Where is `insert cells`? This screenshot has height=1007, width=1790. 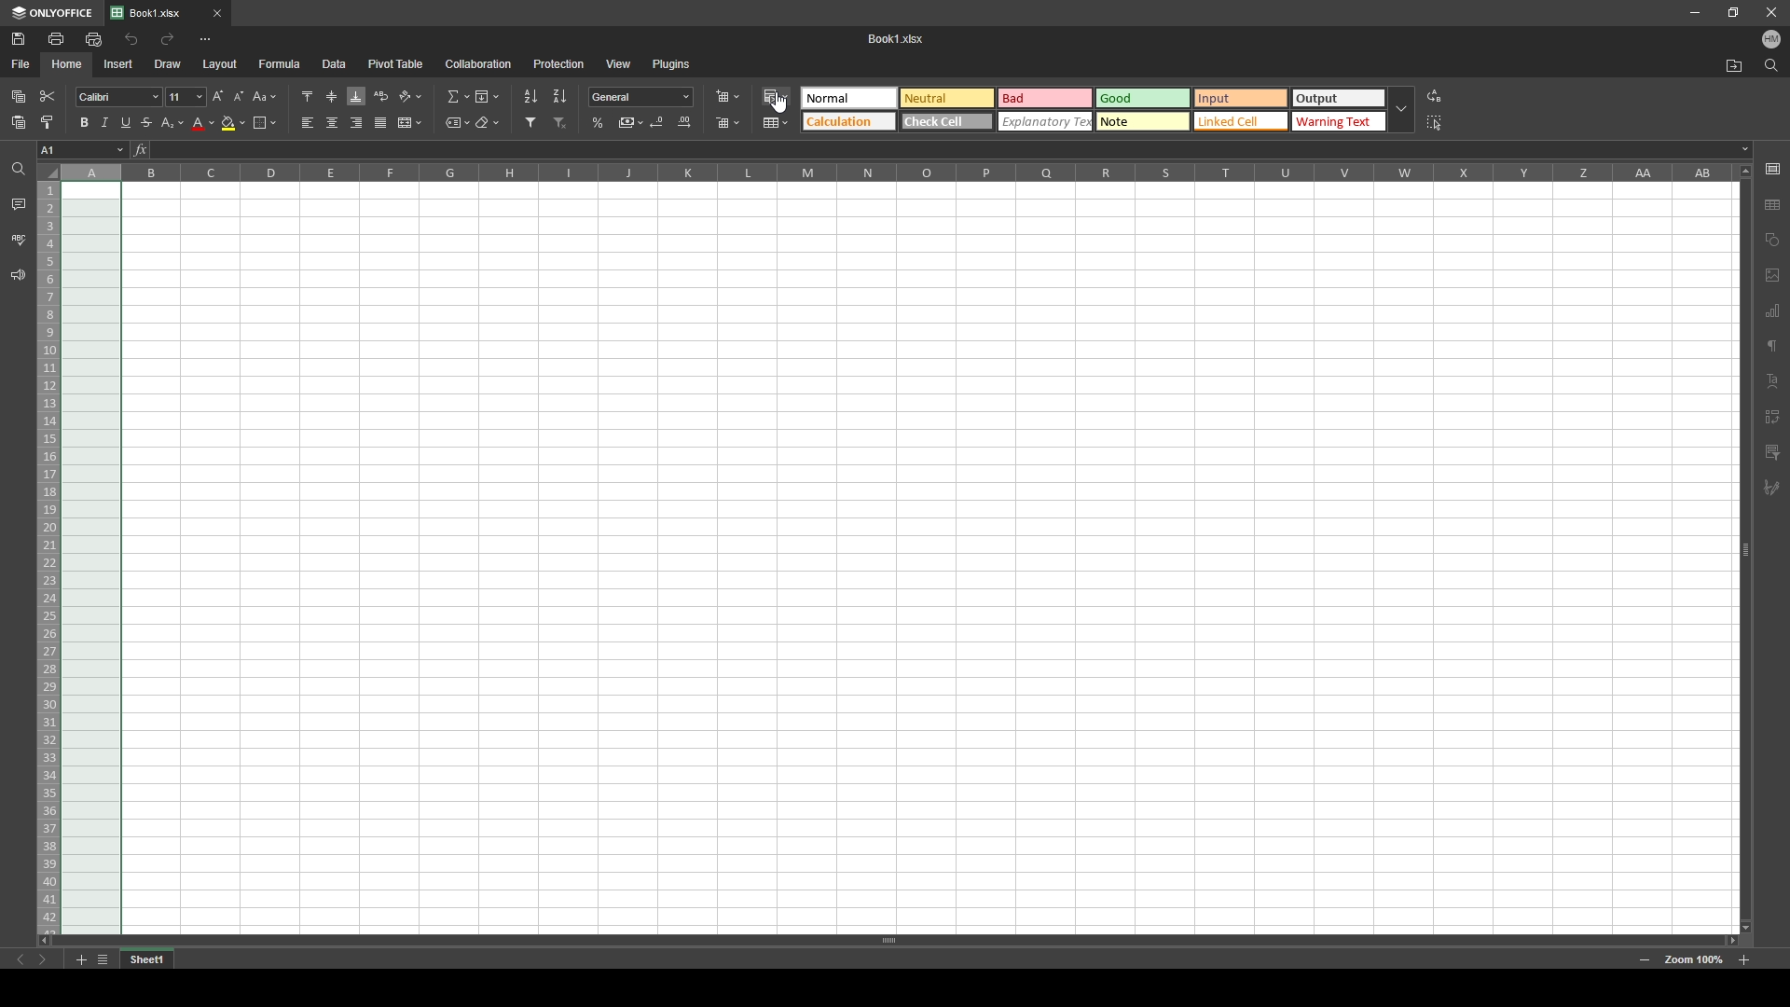 insert cells is located at coordinates (727, 97).